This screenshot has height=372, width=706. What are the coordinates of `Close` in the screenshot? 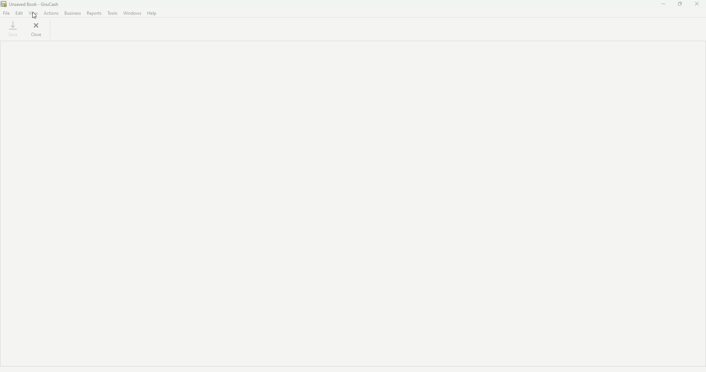 It's located at (698, 4).